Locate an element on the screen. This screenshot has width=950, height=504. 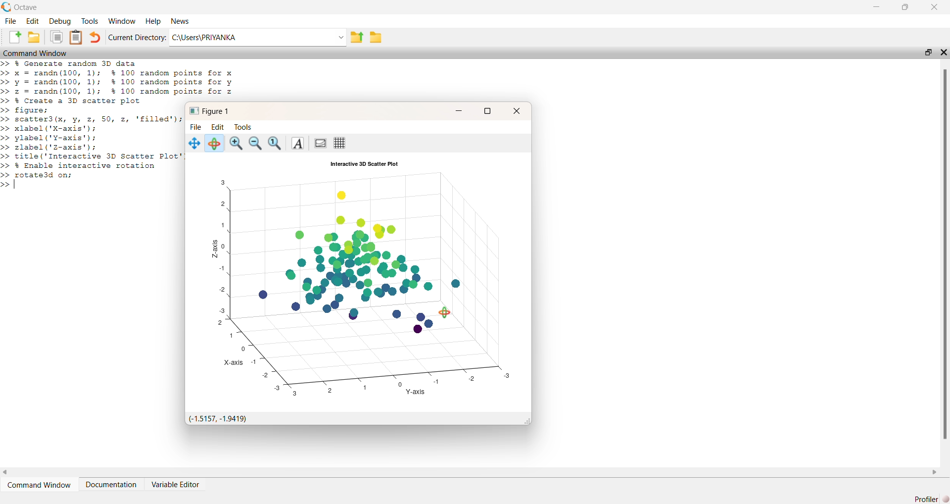
font is located at coordinates (296, 144).